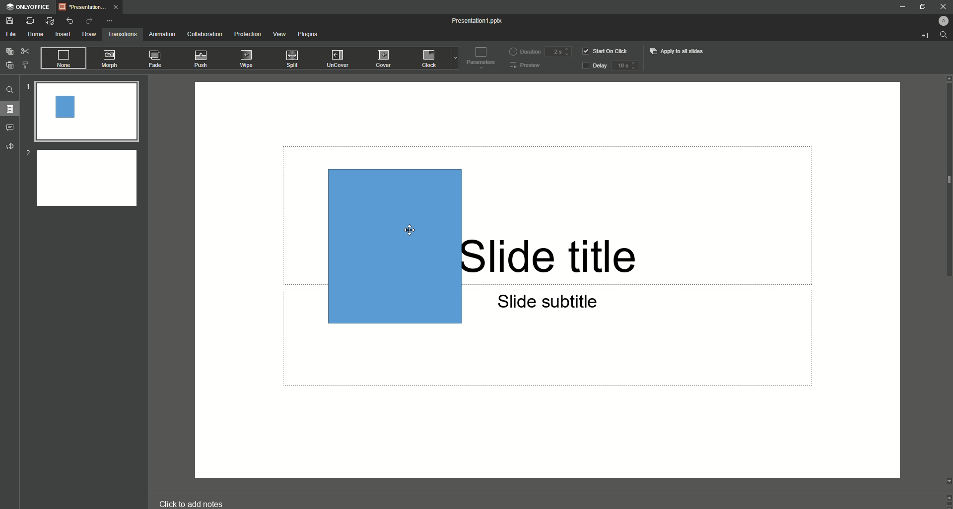 Image resolution: width=953 pixels, height=509 pixels. I want to click on Slide subtitle, so click(549, 305).